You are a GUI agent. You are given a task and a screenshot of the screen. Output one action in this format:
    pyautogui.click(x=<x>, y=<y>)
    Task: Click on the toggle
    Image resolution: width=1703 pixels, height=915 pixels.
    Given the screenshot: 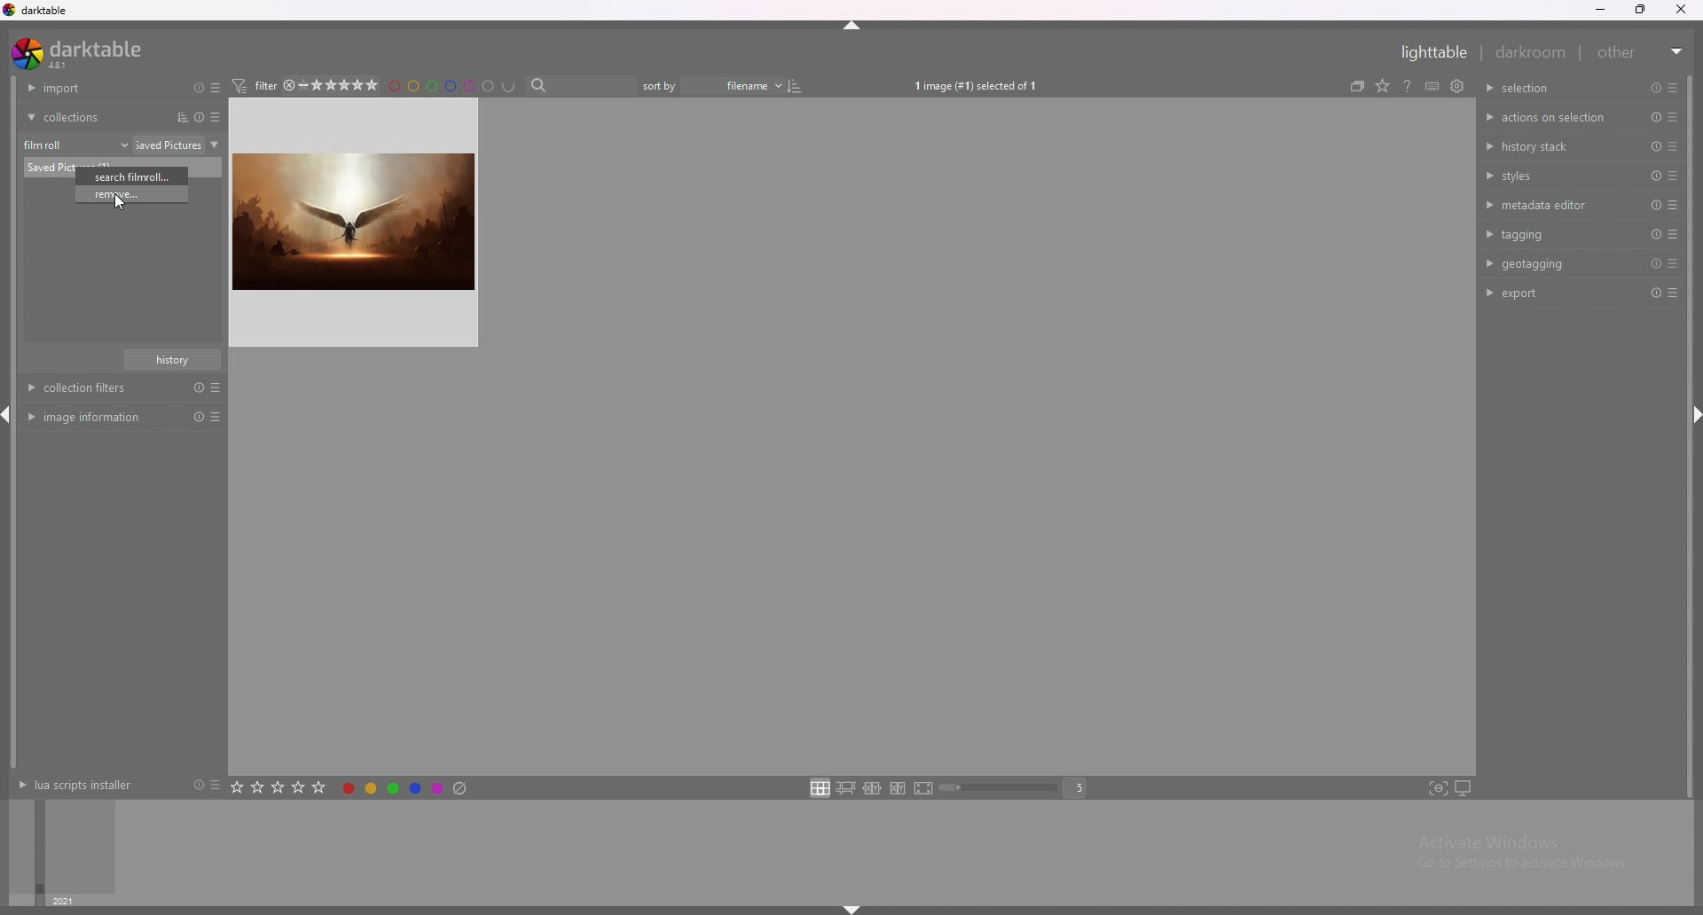 What is the action you would take?
    pyautogui.click(x=807, y=86)
    